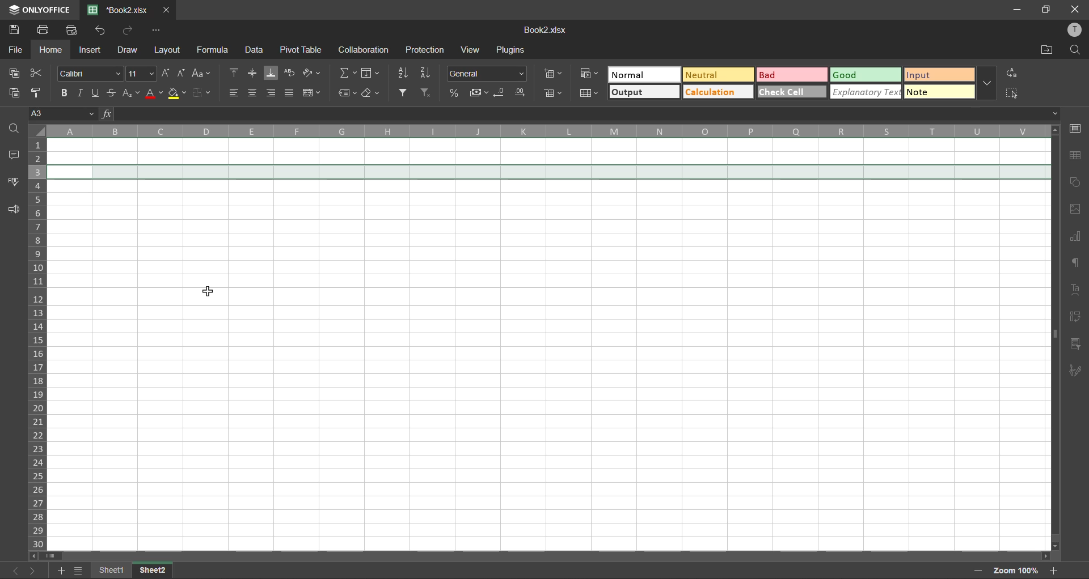 This screenshot has height=579, width=1089. Describe the element at coordinates (154, 93) in the screenshot. I see `font color` at that location.